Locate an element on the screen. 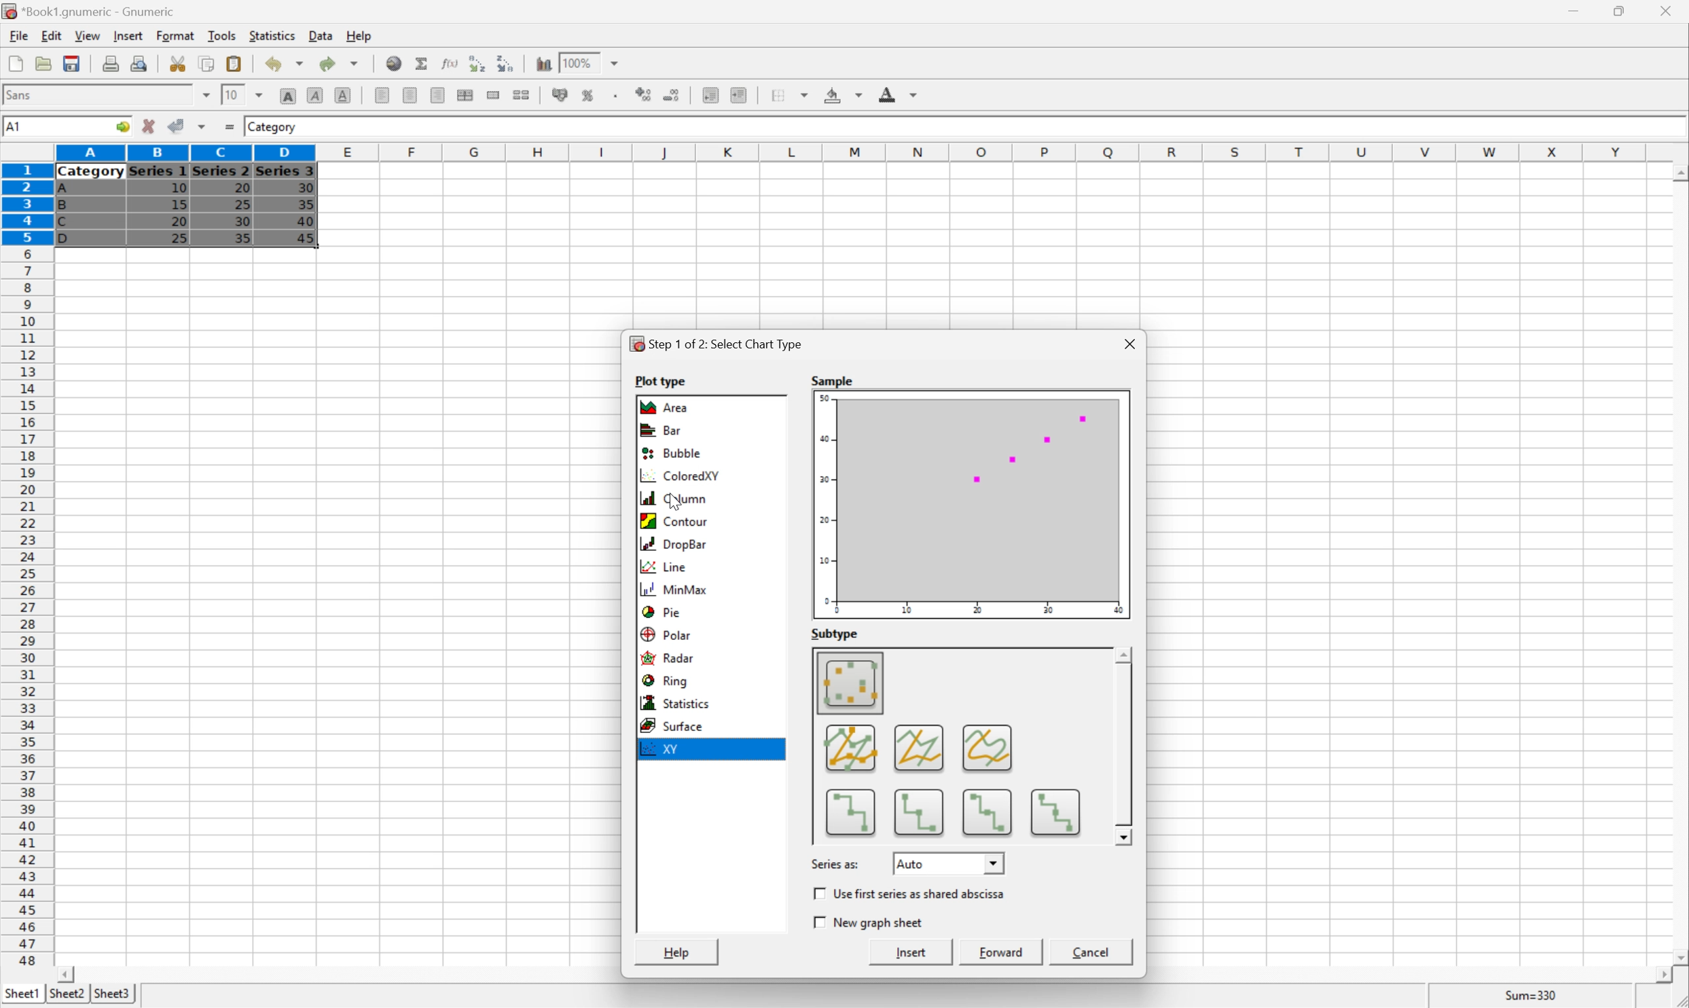 The height and width of the screenshot is (1008, 1689). 10 is located at coordinates (179, 189).